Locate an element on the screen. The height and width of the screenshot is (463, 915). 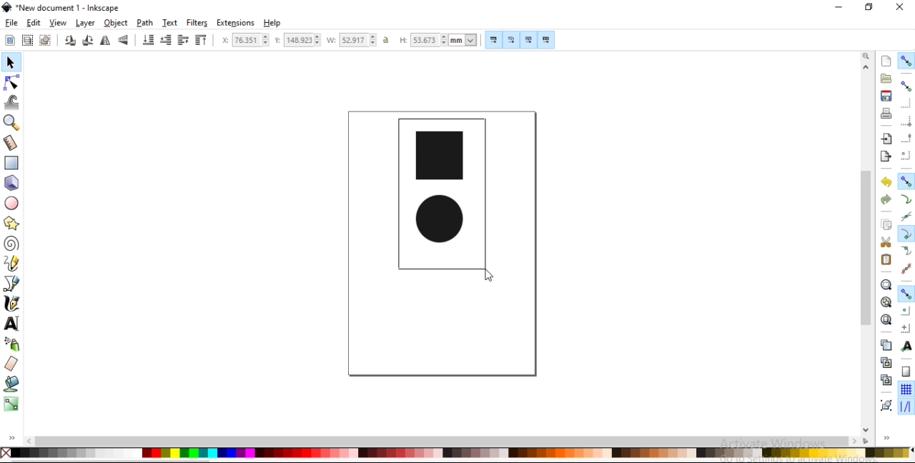
extensions is located at coordinates (235, 24).